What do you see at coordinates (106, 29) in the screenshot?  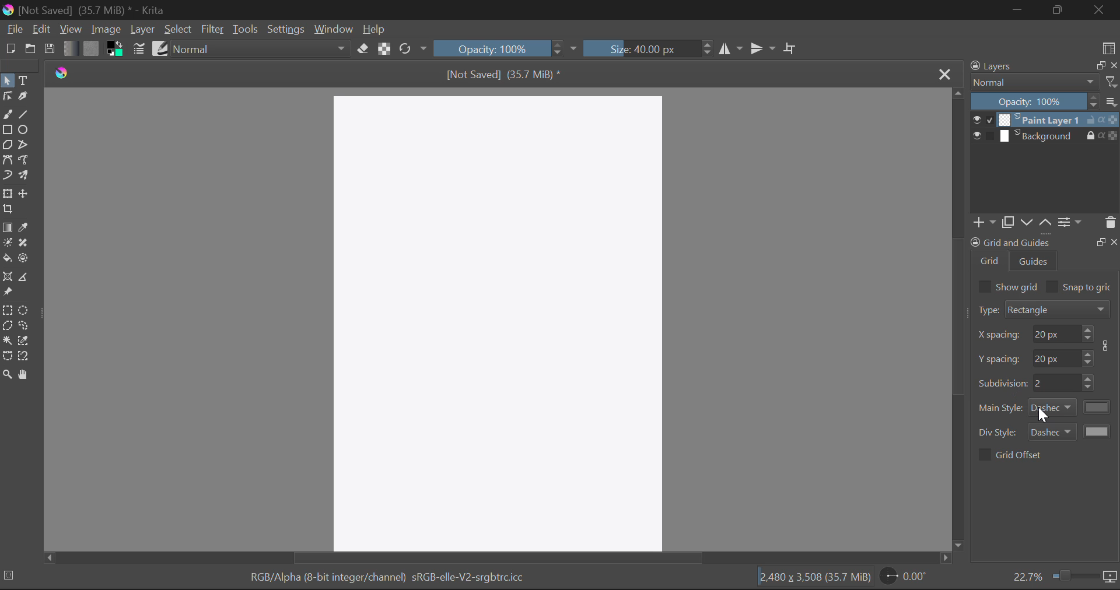 I see `Image` at bounding box center [106, 29].